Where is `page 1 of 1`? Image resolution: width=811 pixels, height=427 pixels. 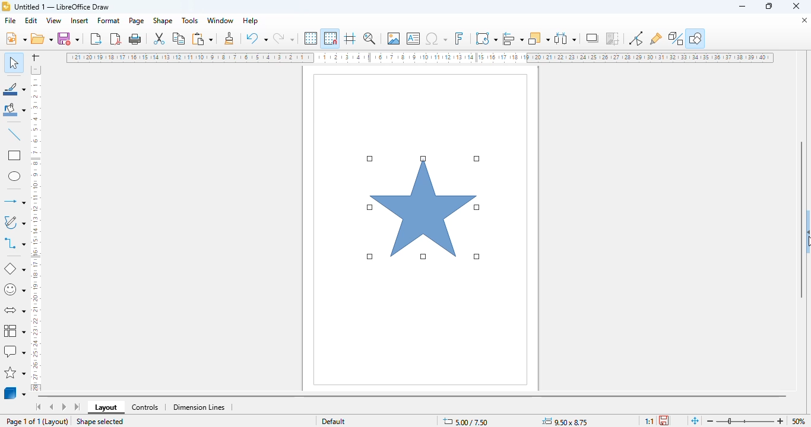
page 1 of 1 is located at coordinates (23, 421).